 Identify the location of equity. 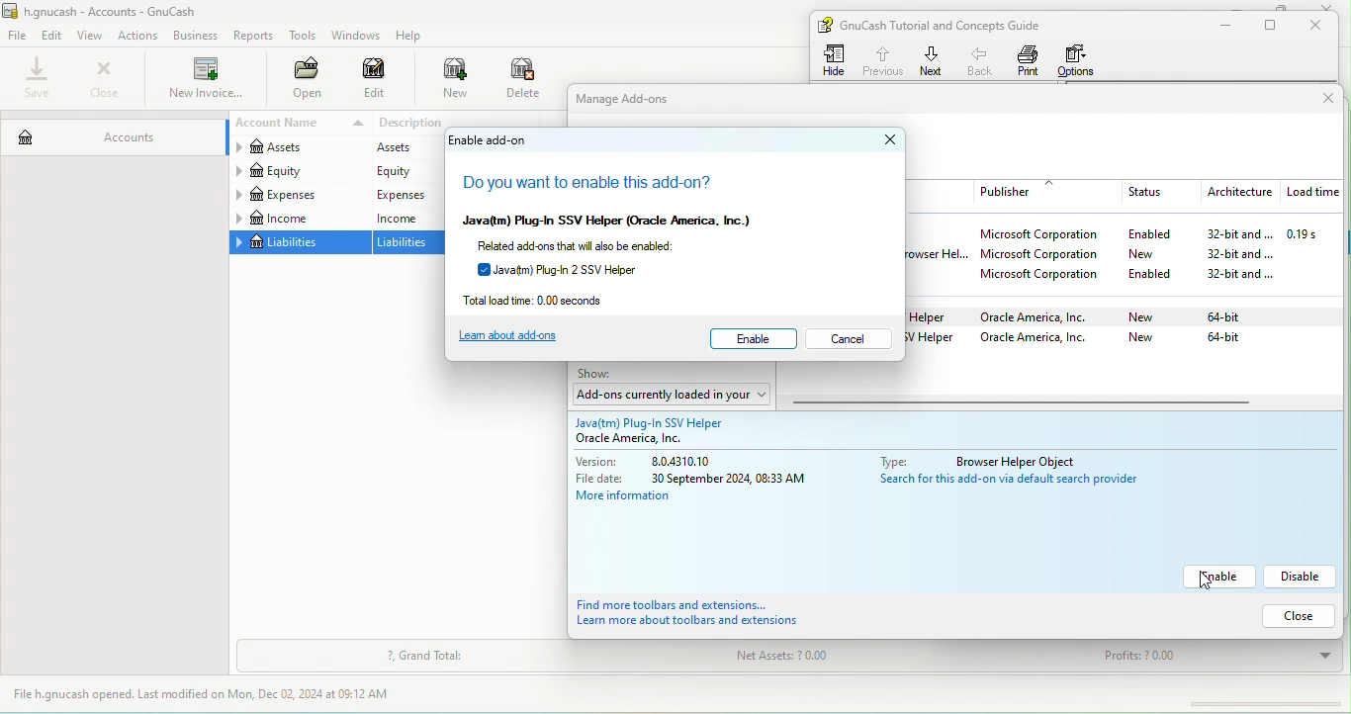
(412, 171).